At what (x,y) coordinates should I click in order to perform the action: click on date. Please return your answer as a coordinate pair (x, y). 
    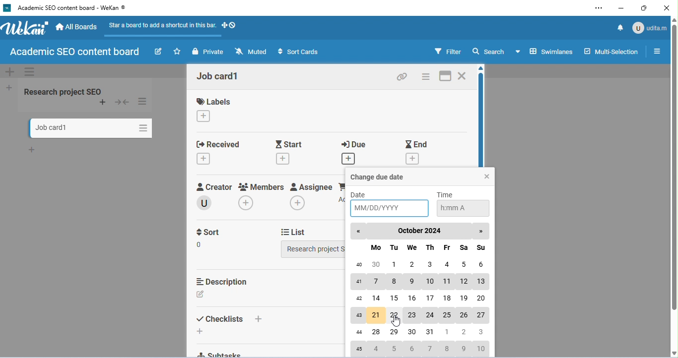
    Looking at the image, I should click on (360, 194).